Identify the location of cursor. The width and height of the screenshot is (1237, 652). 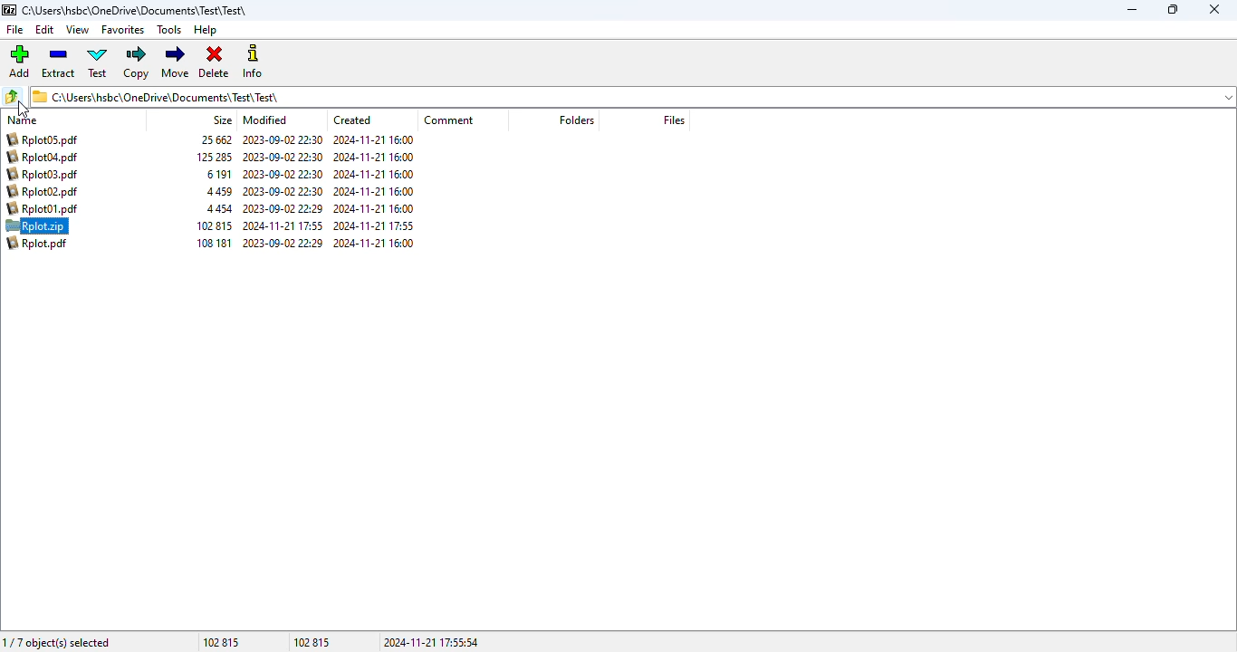
(23, 109).